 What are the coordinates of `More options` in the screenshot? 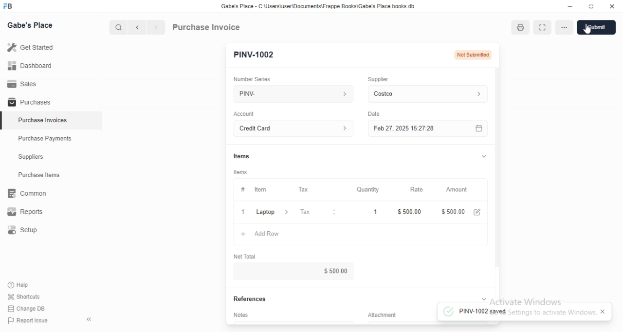 It's located at (564, 27).